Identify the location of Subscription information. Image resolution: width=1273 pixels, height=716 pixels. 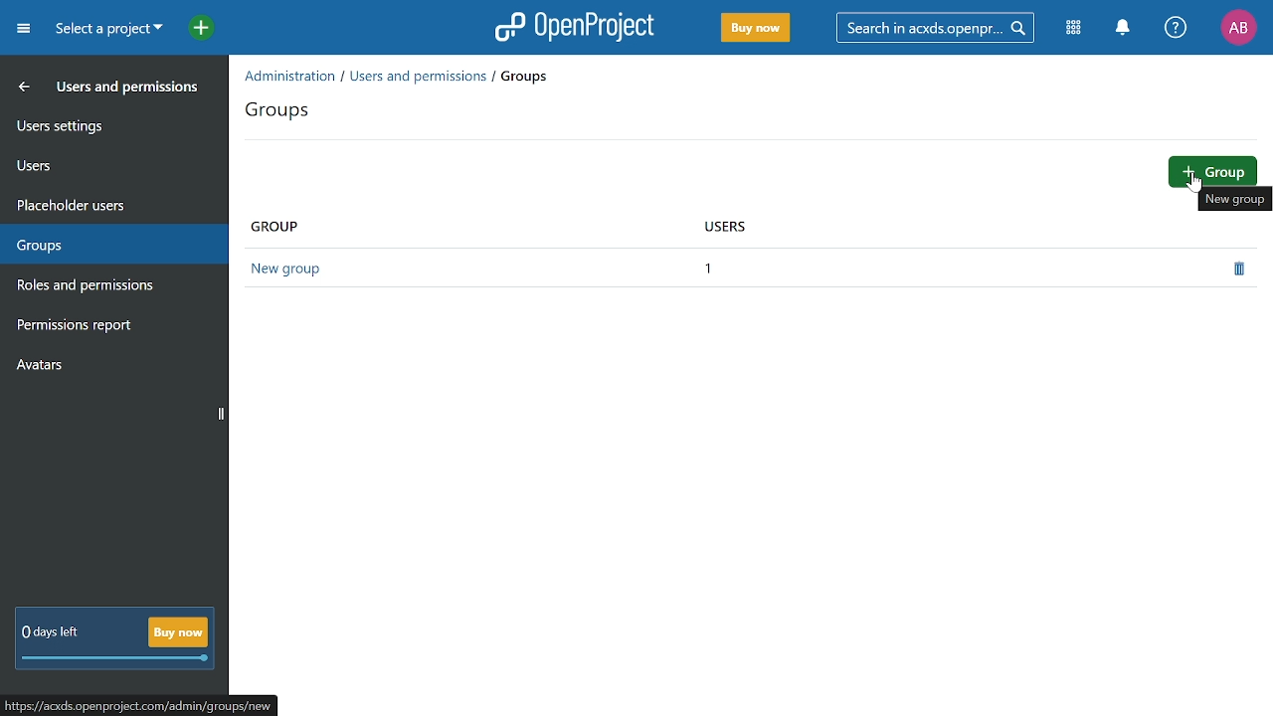
(48, 633).